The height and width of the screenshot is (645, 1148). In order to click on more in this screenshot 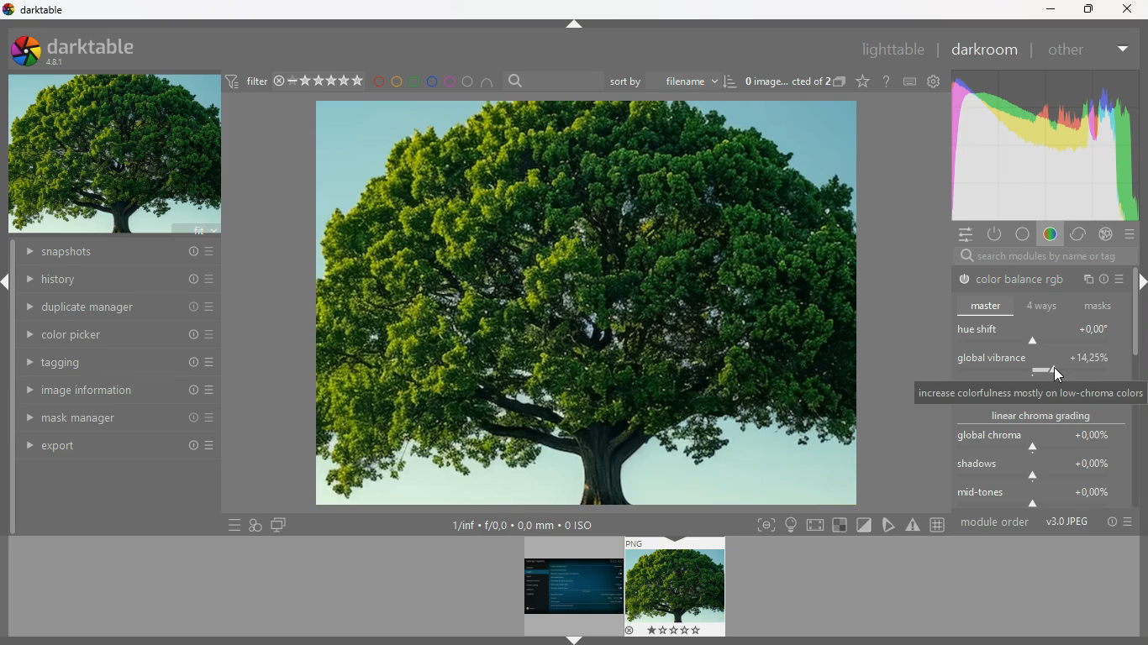, I will do `click(1122, 278)`.